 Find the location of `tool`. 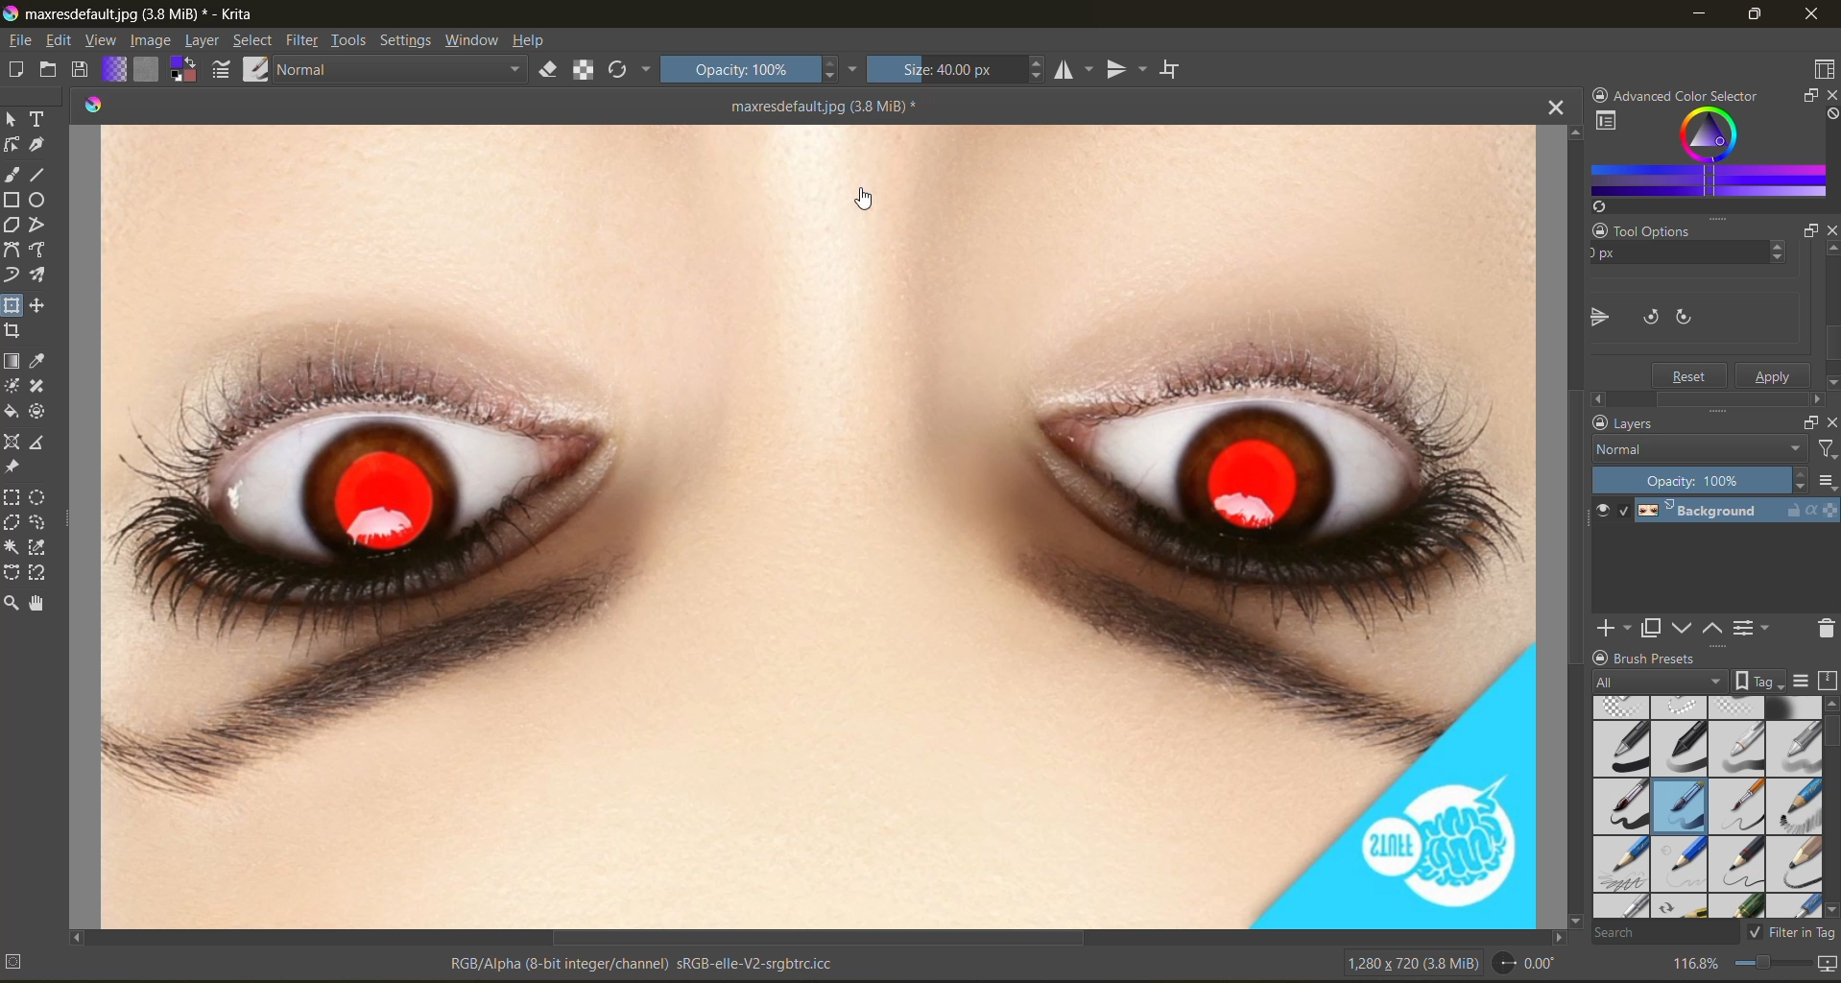

tool is located at coordinates (13, 145).